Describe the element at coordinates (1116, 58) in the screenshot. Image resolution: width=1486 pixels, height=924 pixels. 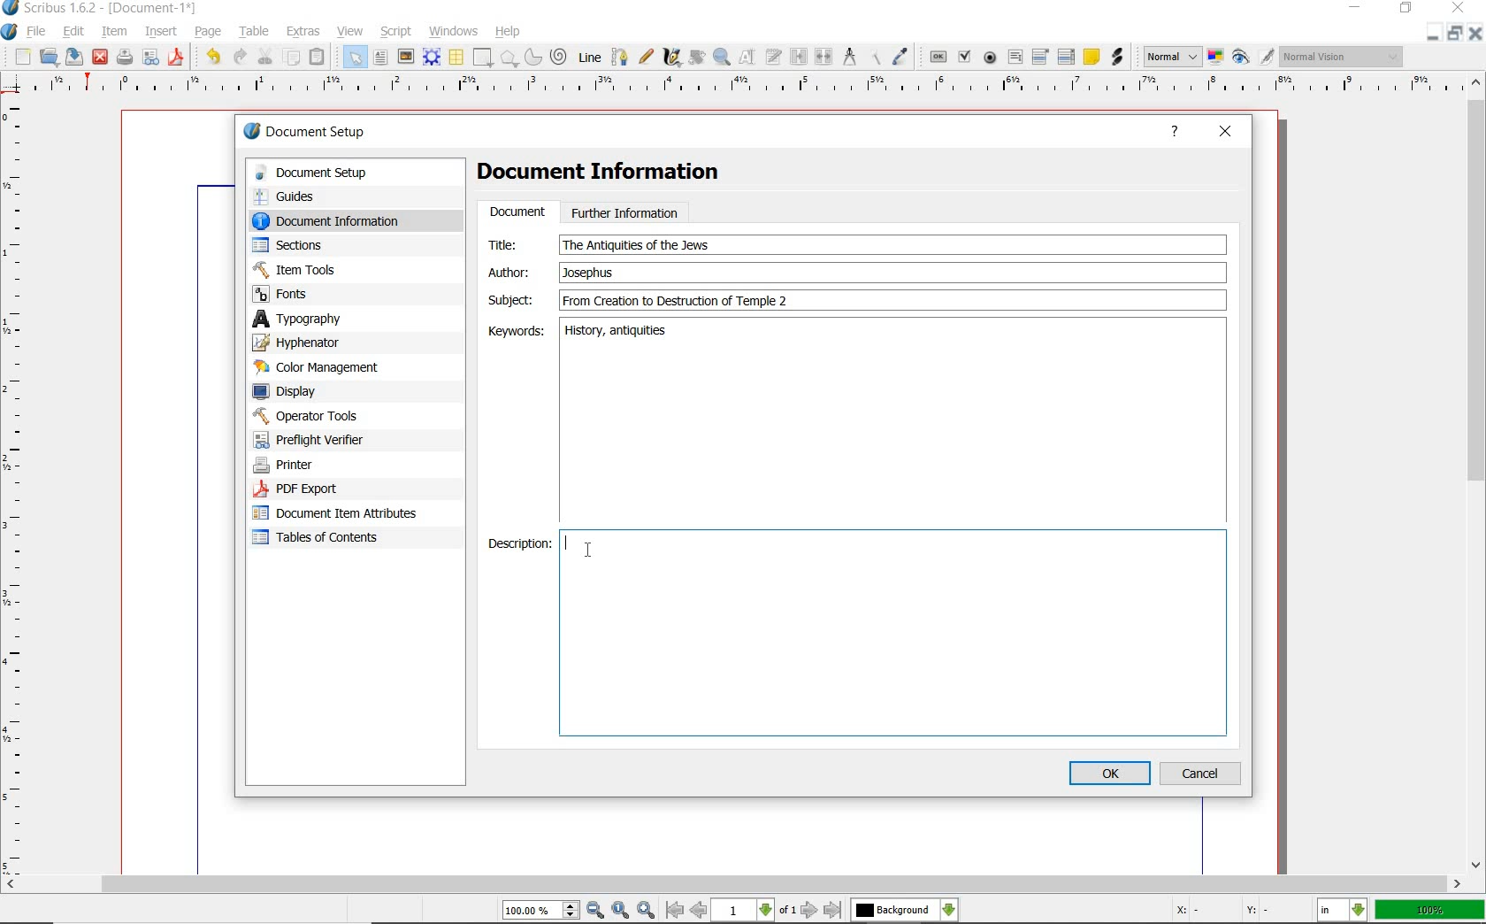
I see `link annotation` at that location.